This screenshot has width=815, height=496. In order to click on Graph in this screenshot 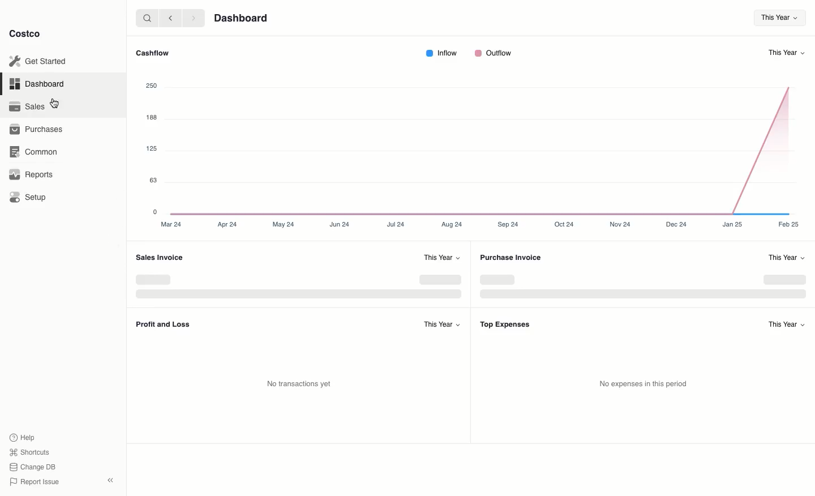, I will do `click(298, 287)`.